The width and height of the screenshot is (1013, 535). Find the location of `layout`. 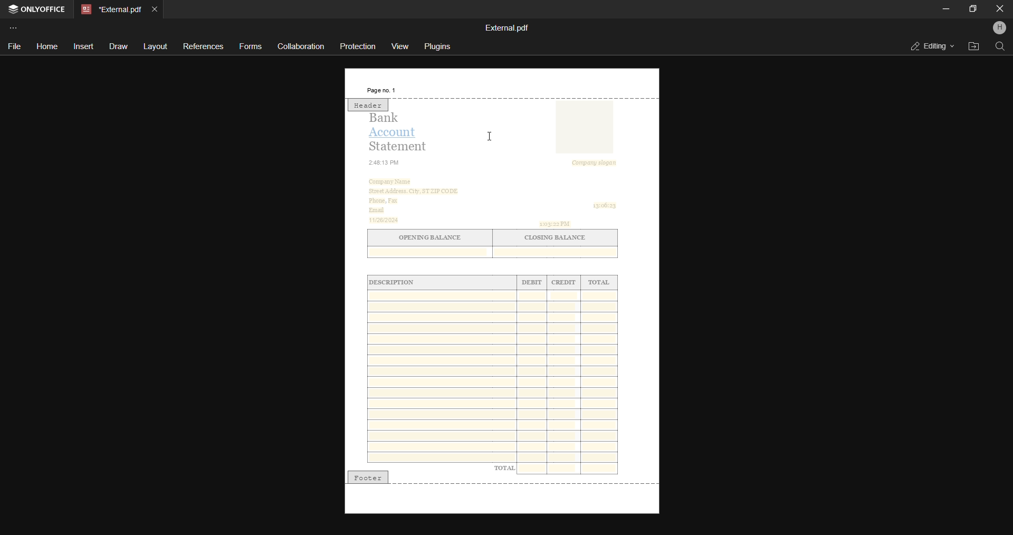

layout is located at coordinates (155, 47).